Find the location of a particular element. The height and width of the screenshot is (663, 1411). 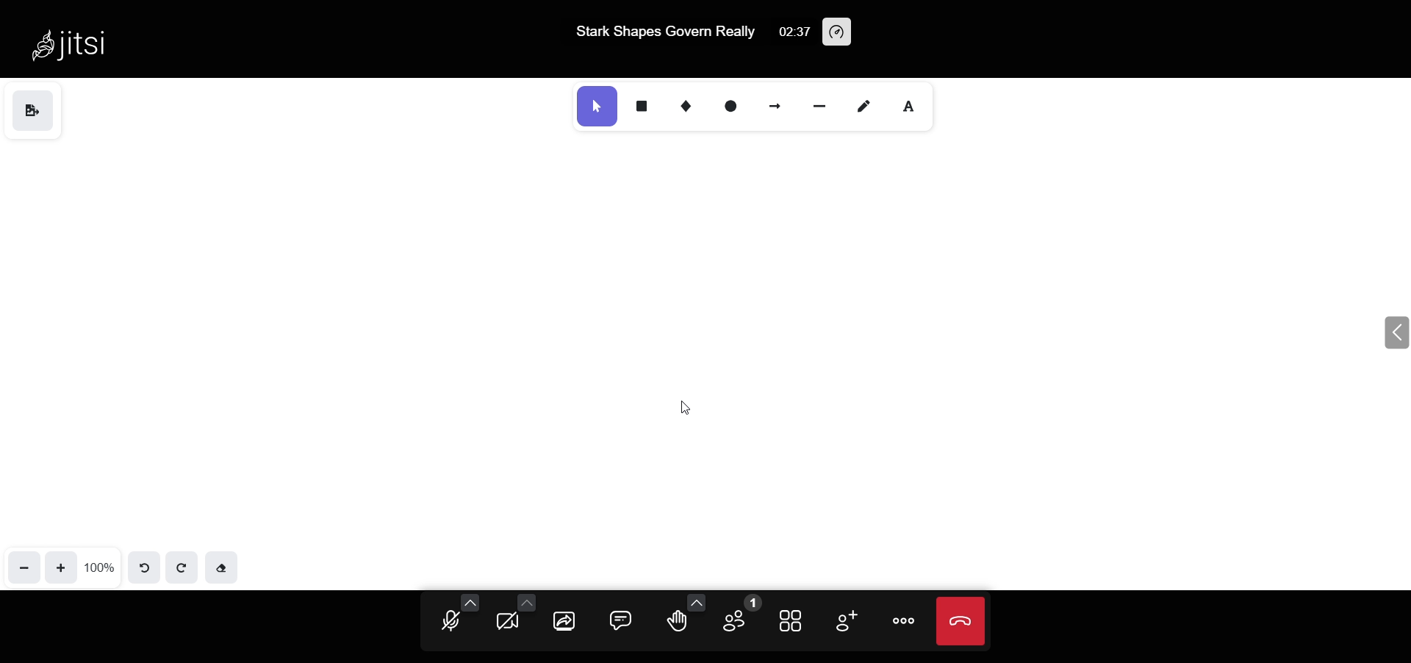

diamond is located at coordinates (683, 107).